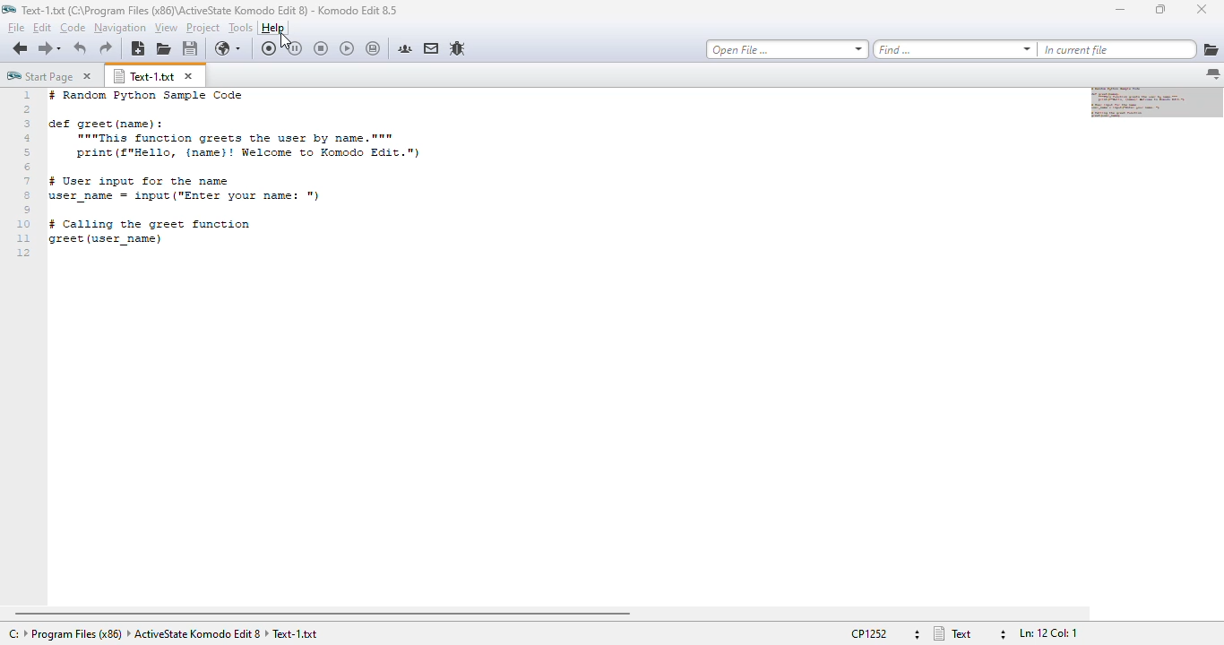 This screenshot has height=645, width=1224. Describe the element at coordinates (210, 10) in the screenshot. I see `text-1 program file` at that location.